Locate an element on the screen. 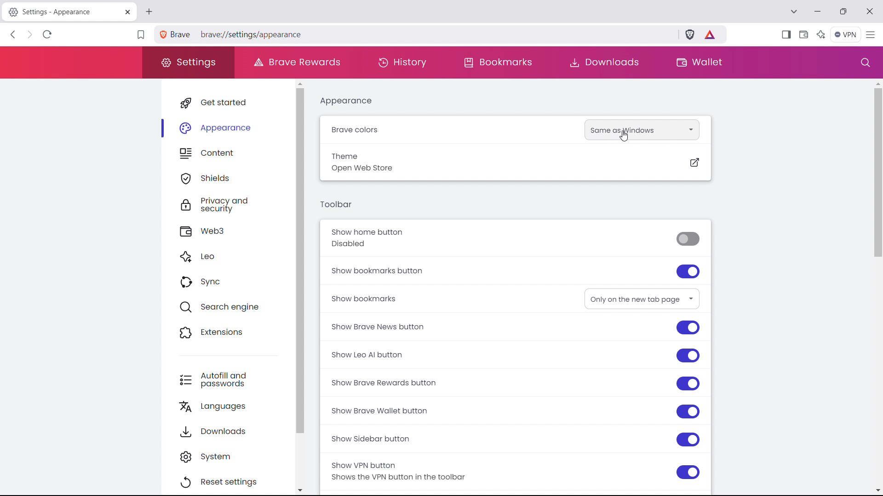  shields is located at coordinates (234, 177).